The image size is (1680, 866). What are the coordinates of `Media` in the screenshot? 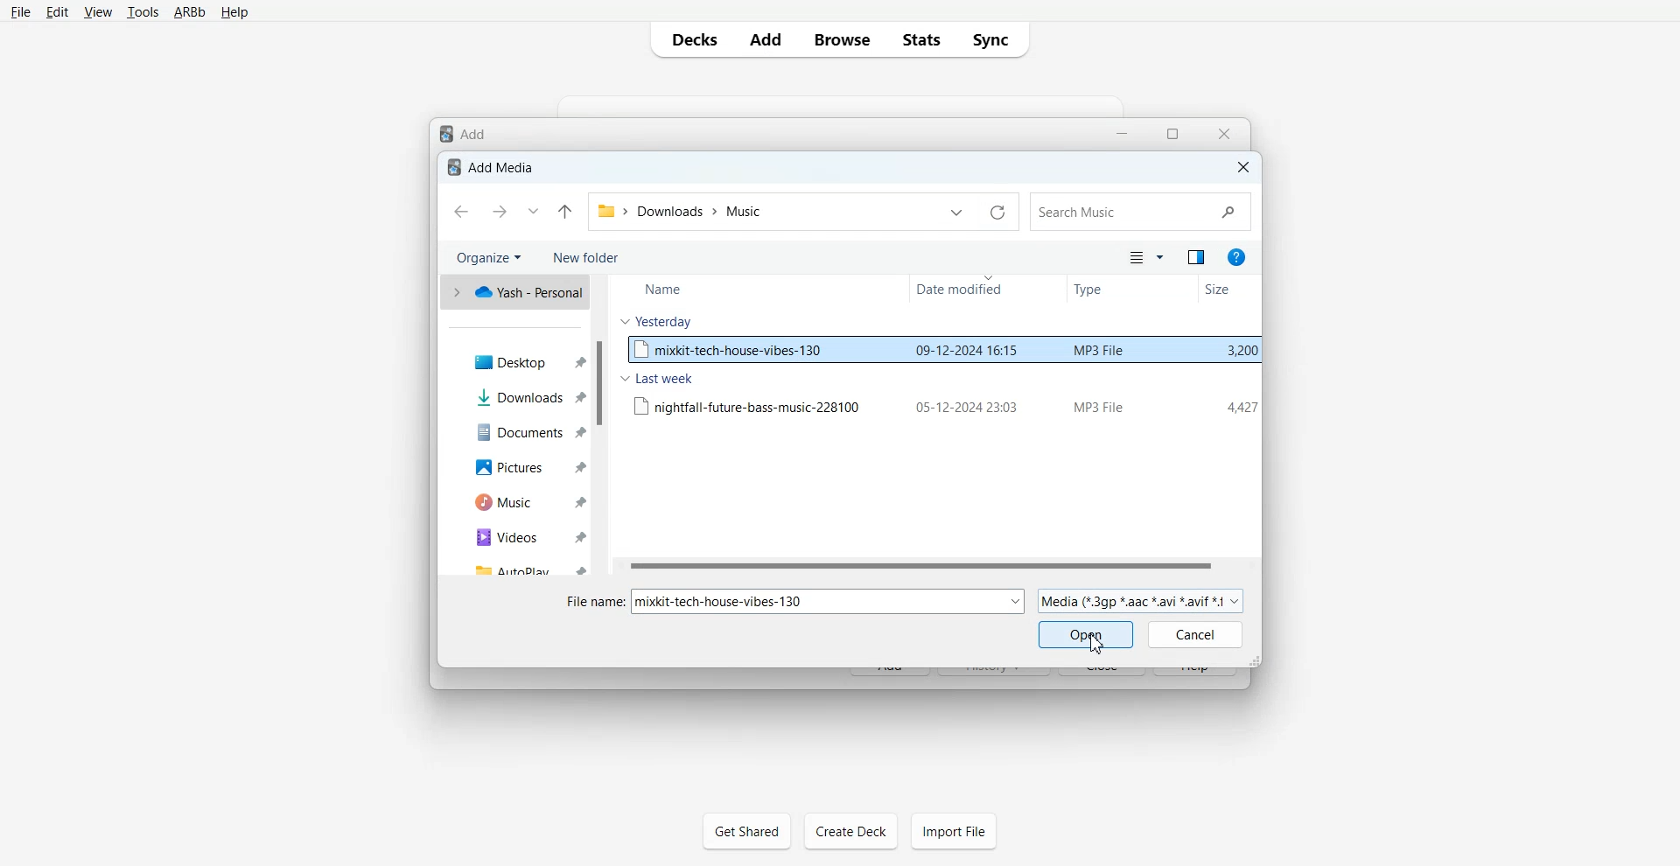 It's located at (1142, 601).